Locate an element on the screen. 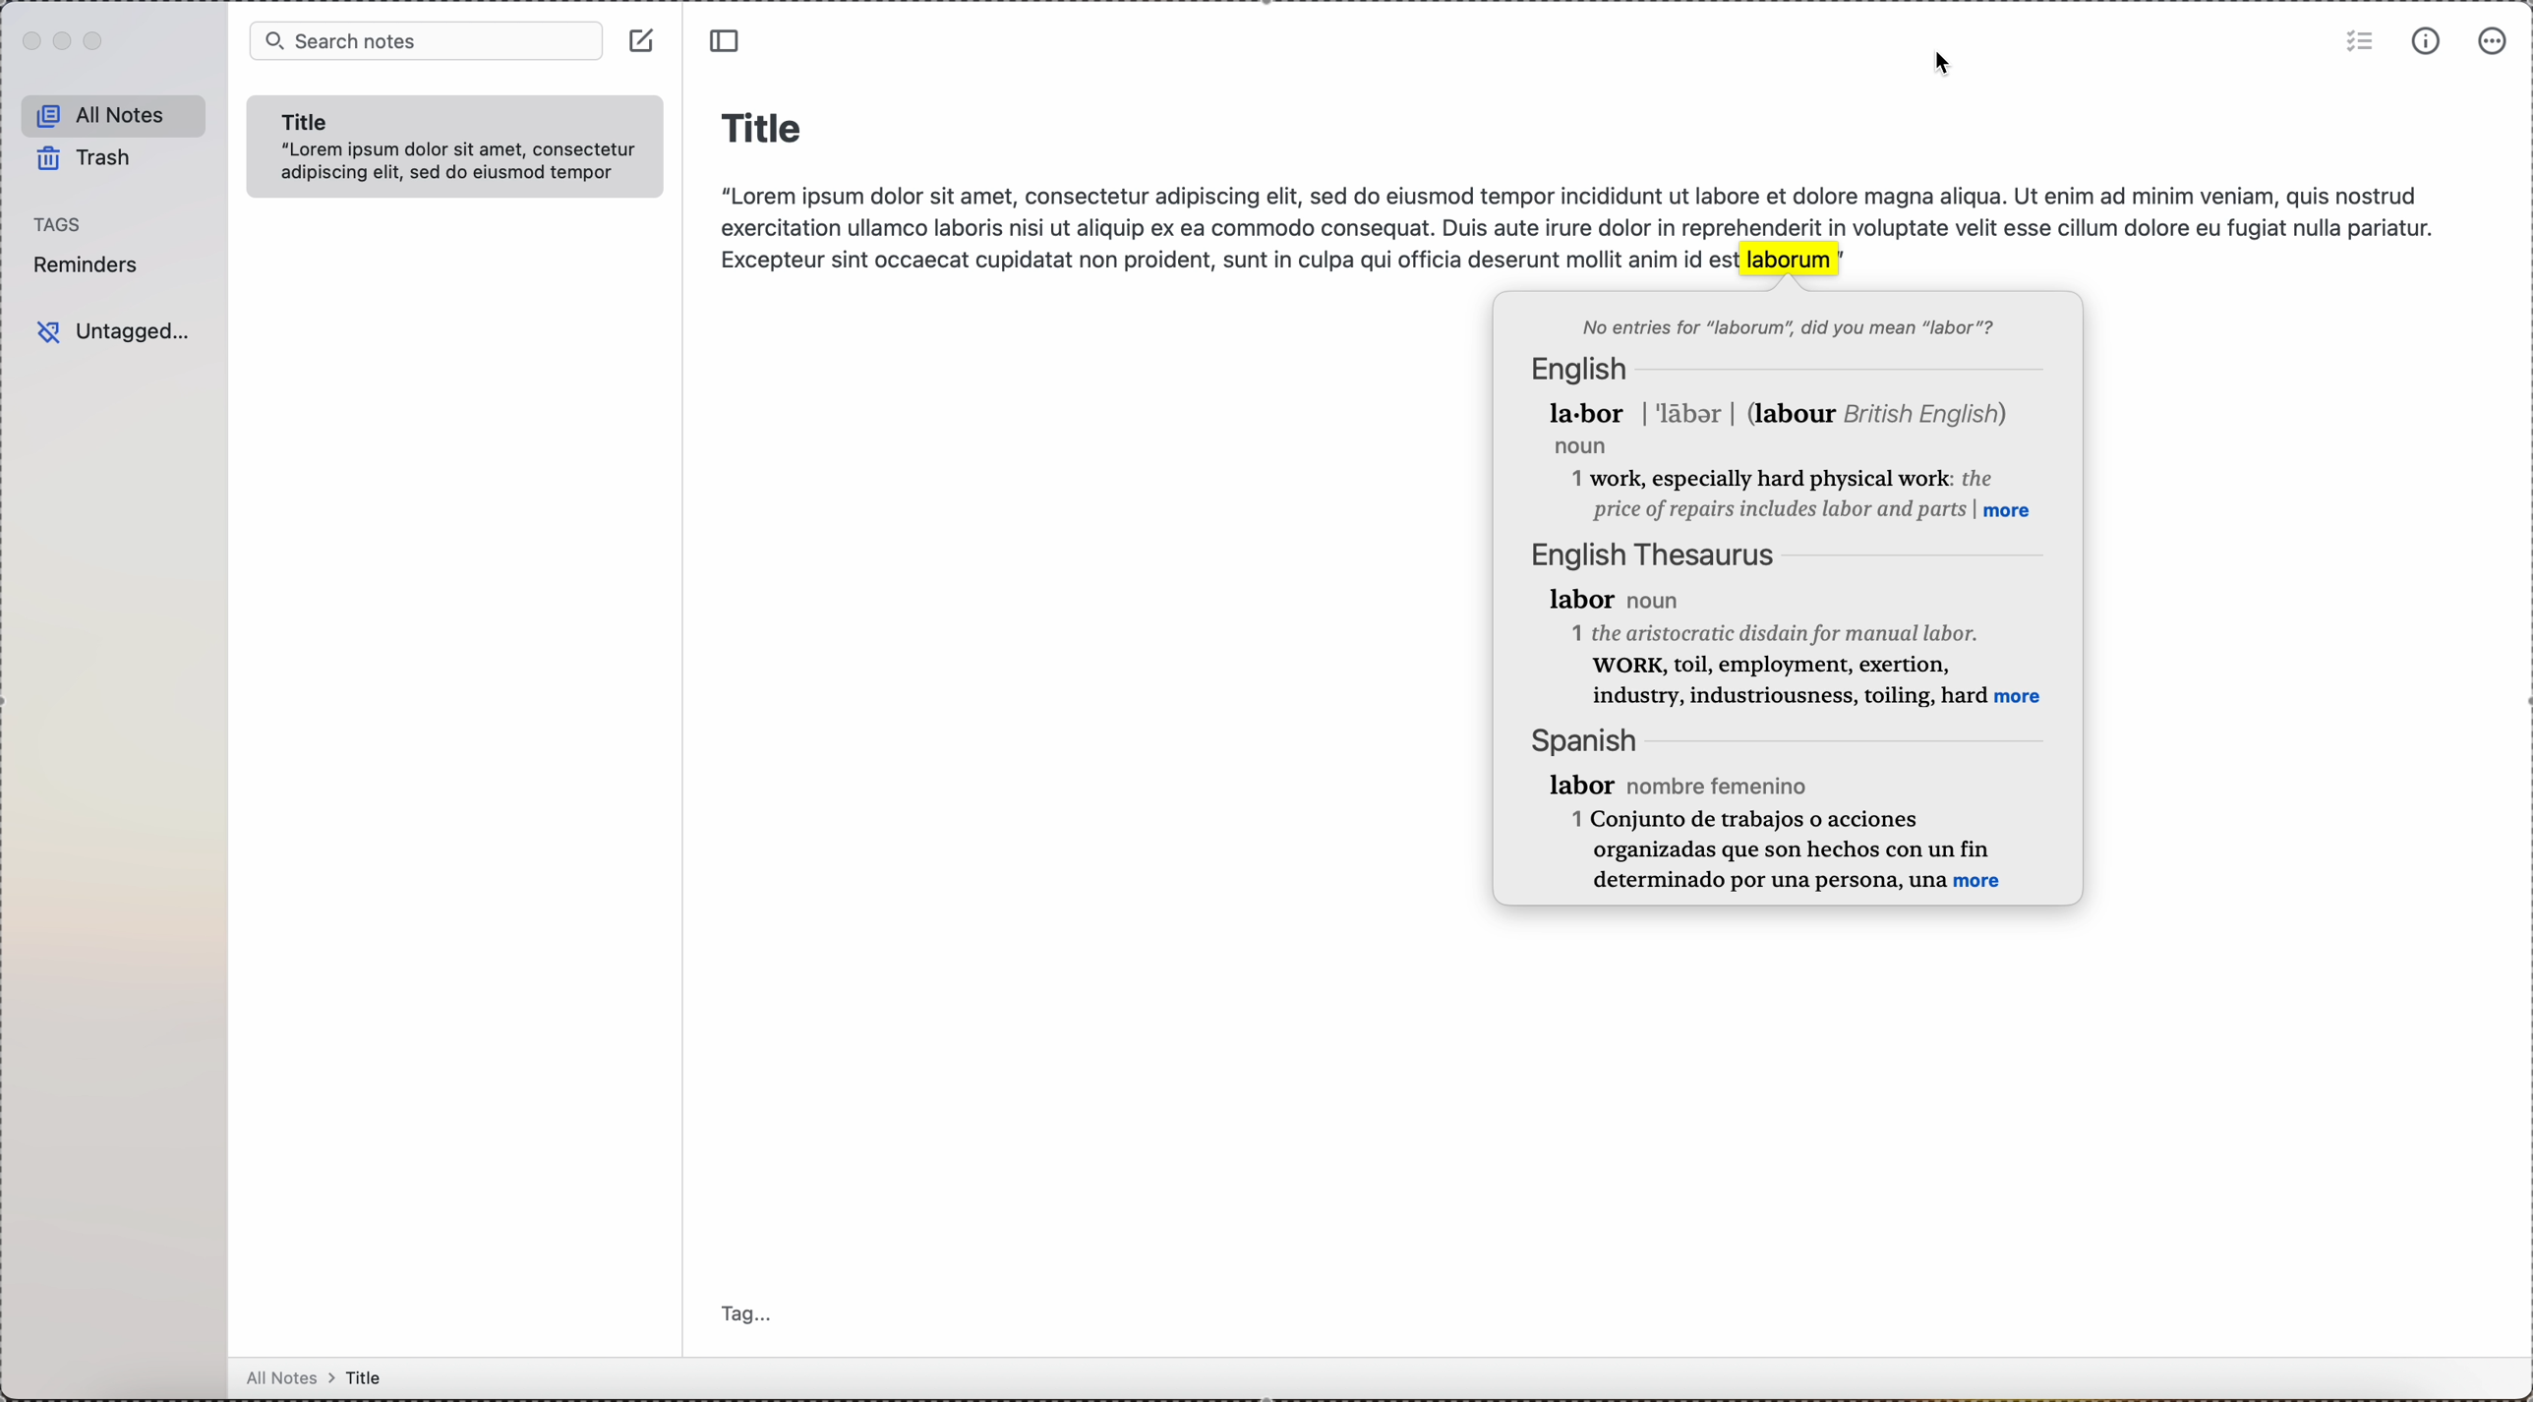  body text is located at coordinates (1570, 220).